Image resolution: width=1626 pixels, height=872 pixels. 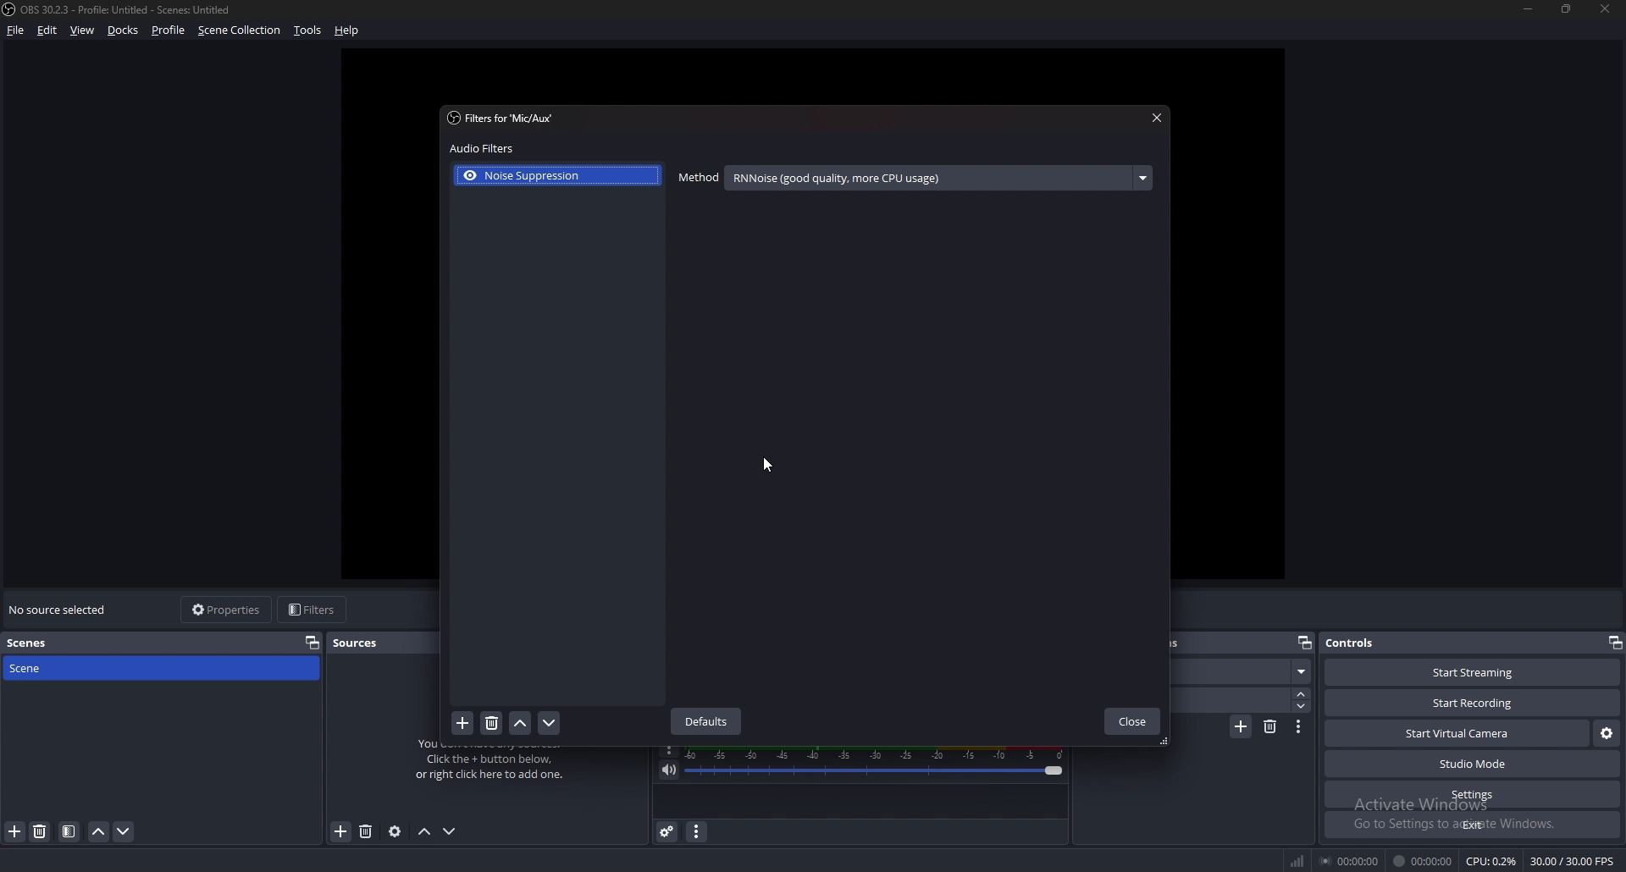 I want to click on filters, so click(x=314, y=610).